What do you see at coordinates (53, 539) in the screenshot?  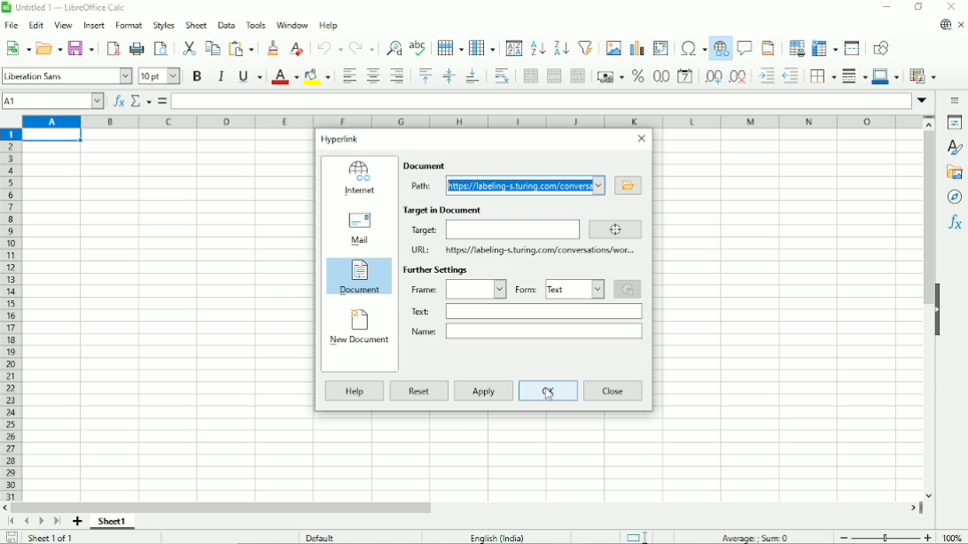 I see `Sheet 1 of 1` at bounding box center [53, 539].